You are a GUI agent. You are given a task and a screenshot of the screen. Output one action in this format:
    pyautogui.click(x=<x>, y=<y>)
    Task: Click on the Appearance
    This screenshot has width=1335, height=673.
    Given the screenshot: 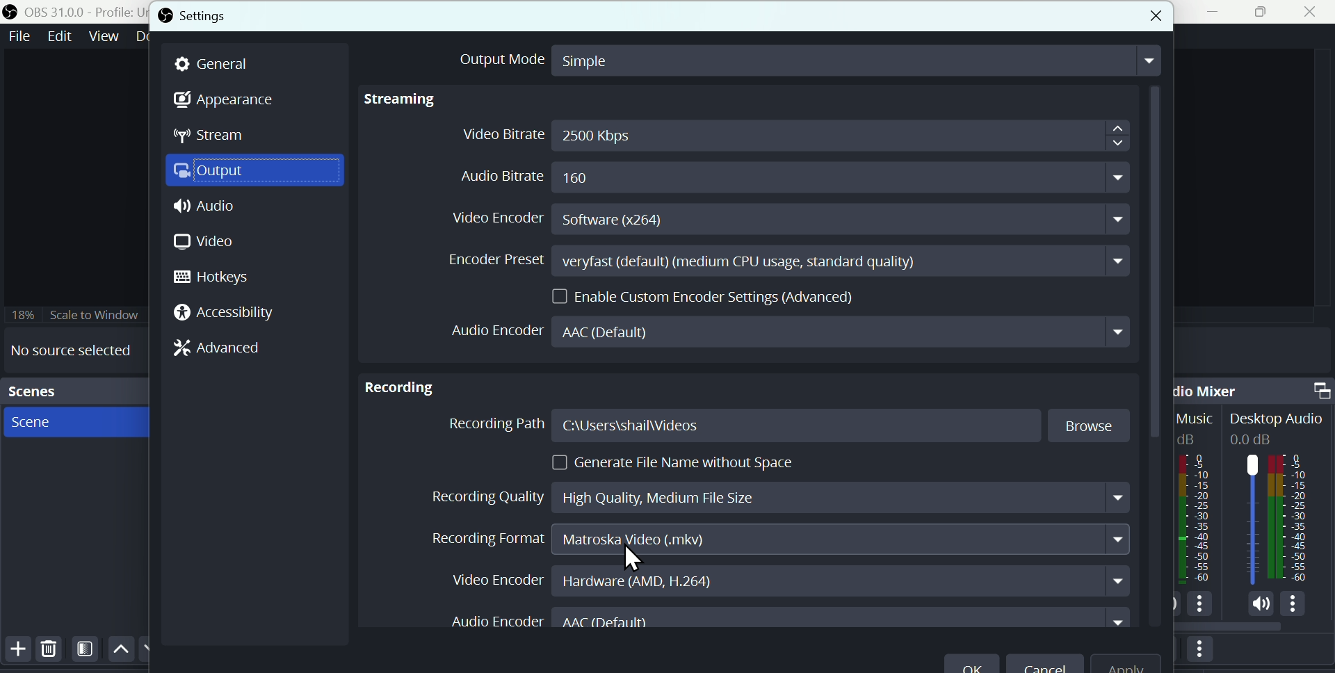 What is the action you would take?
    pyautogui.click(x=220, y=101)
    